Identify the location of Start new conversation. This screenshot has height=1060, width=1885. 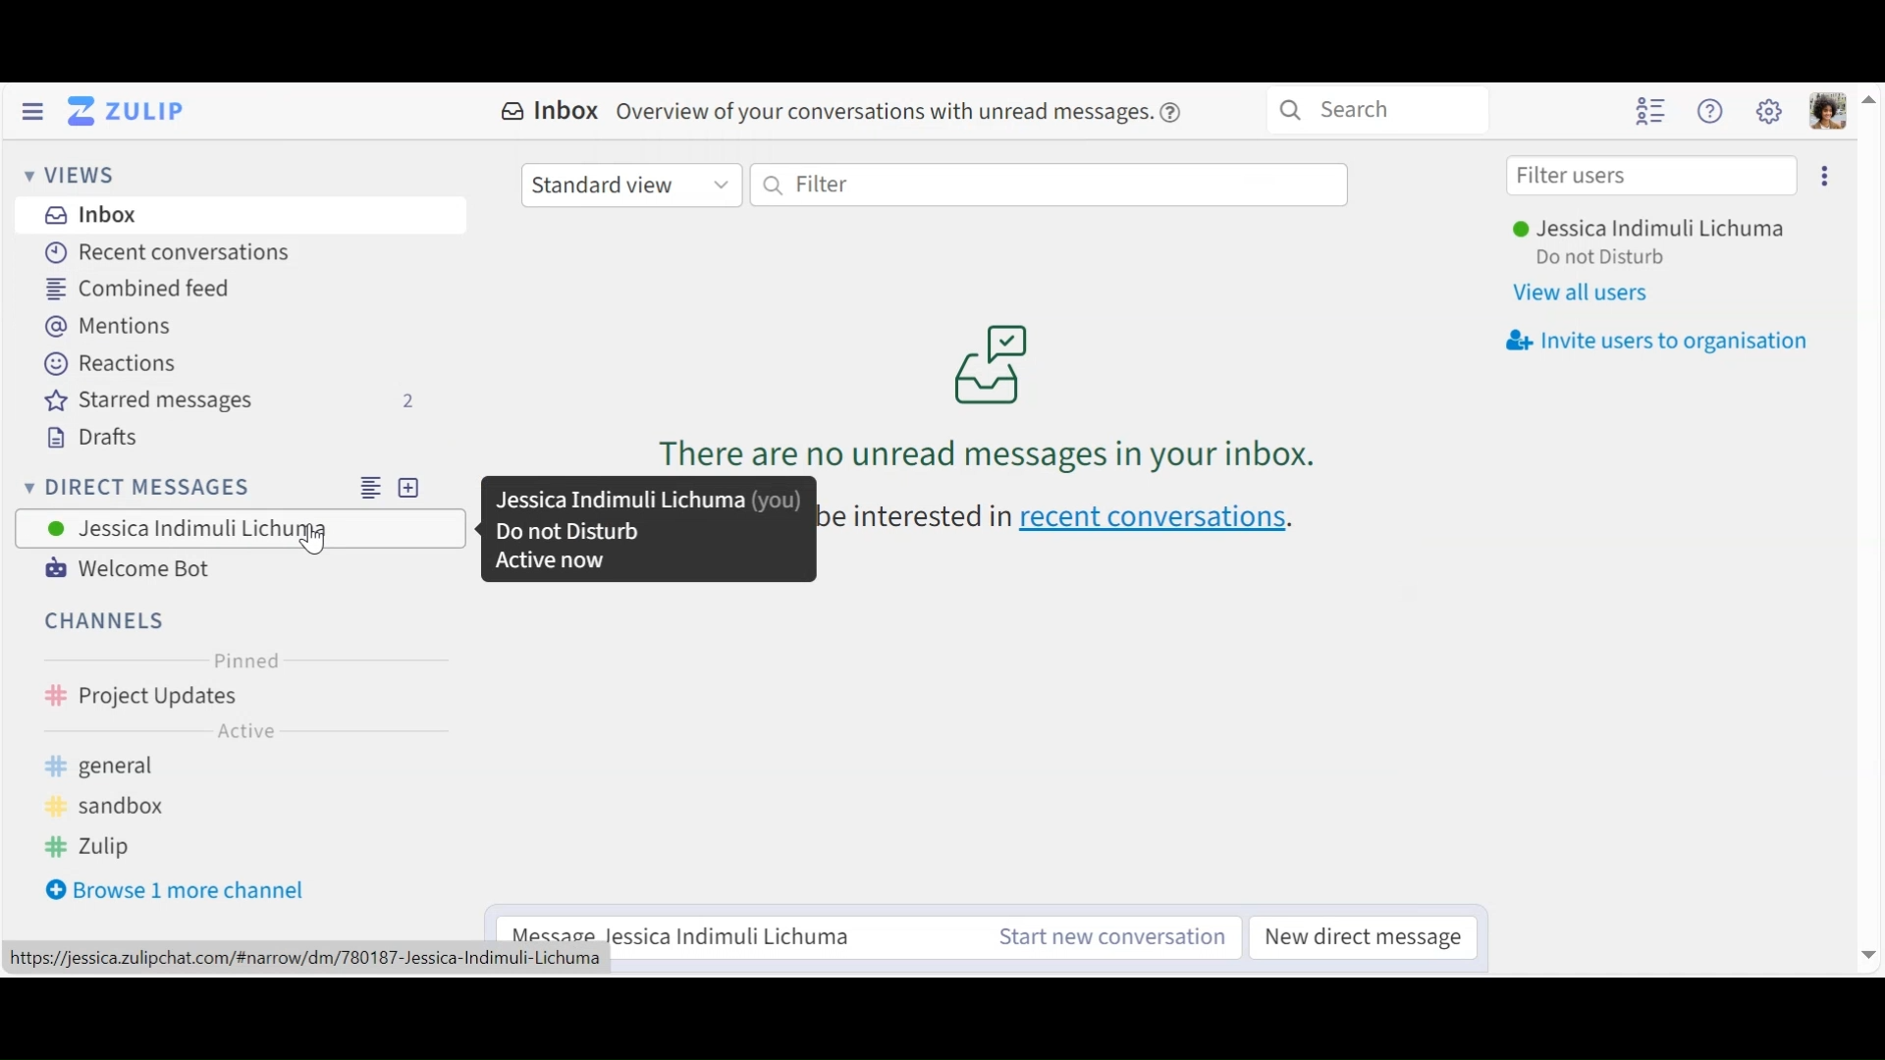
(1110, 938).